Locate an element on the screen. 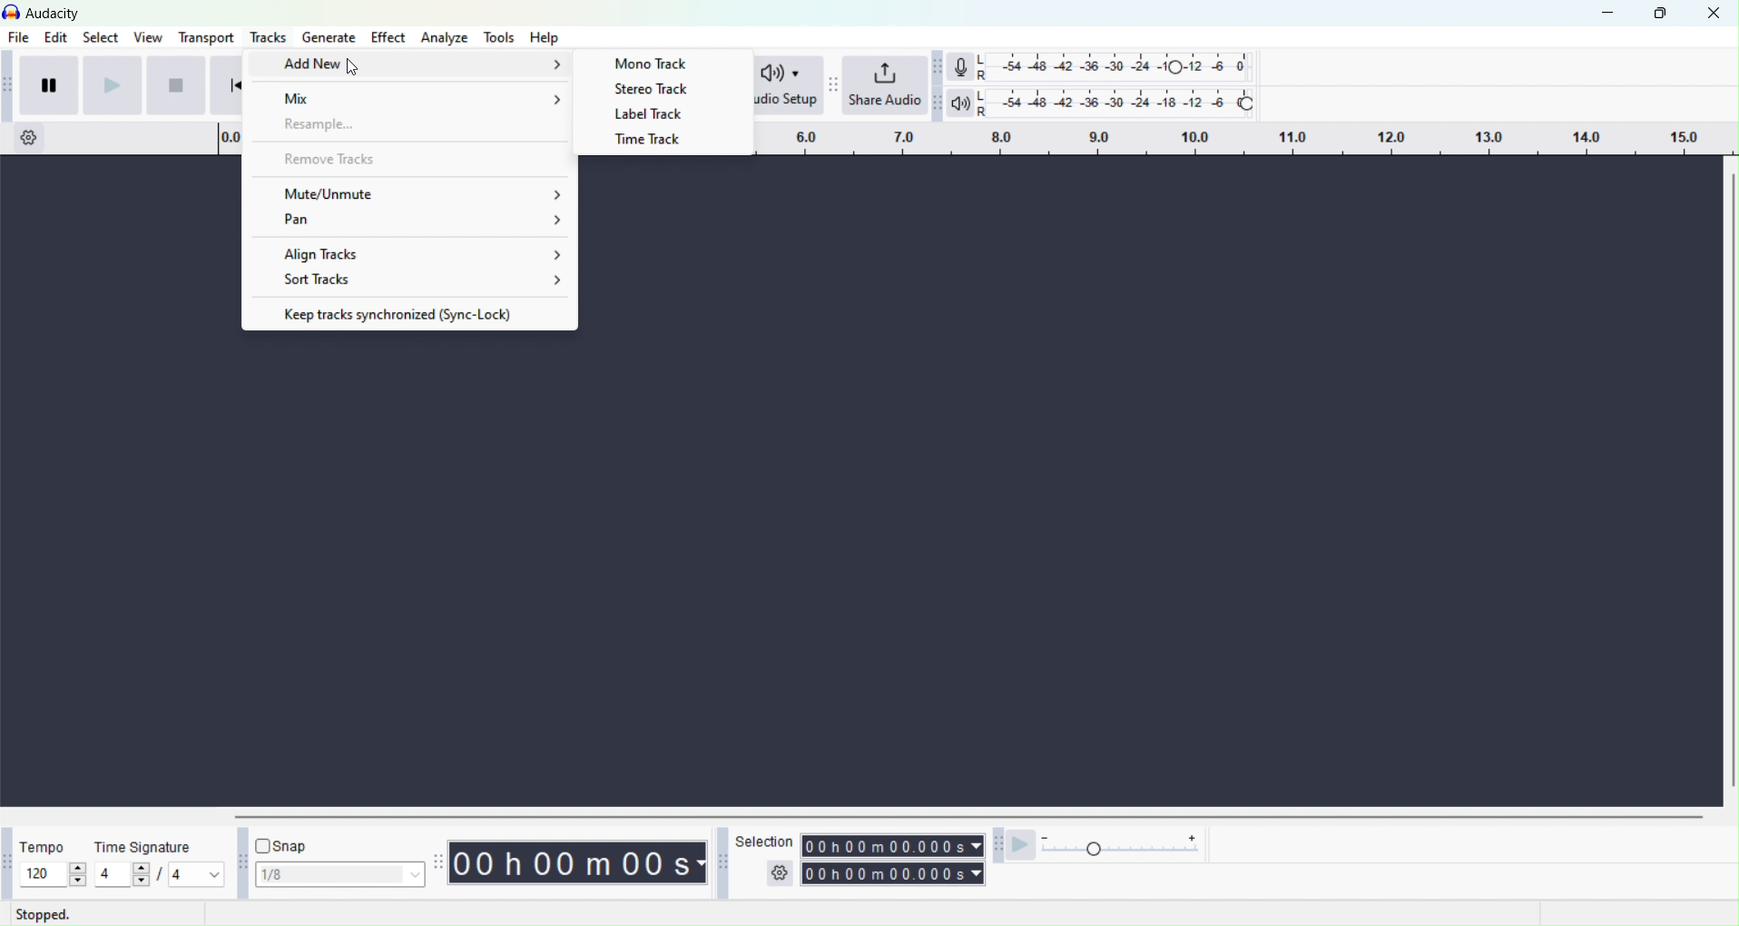 This screenshot has height=926, width=1739. Playback speed is located at coordinates (1131, 847).